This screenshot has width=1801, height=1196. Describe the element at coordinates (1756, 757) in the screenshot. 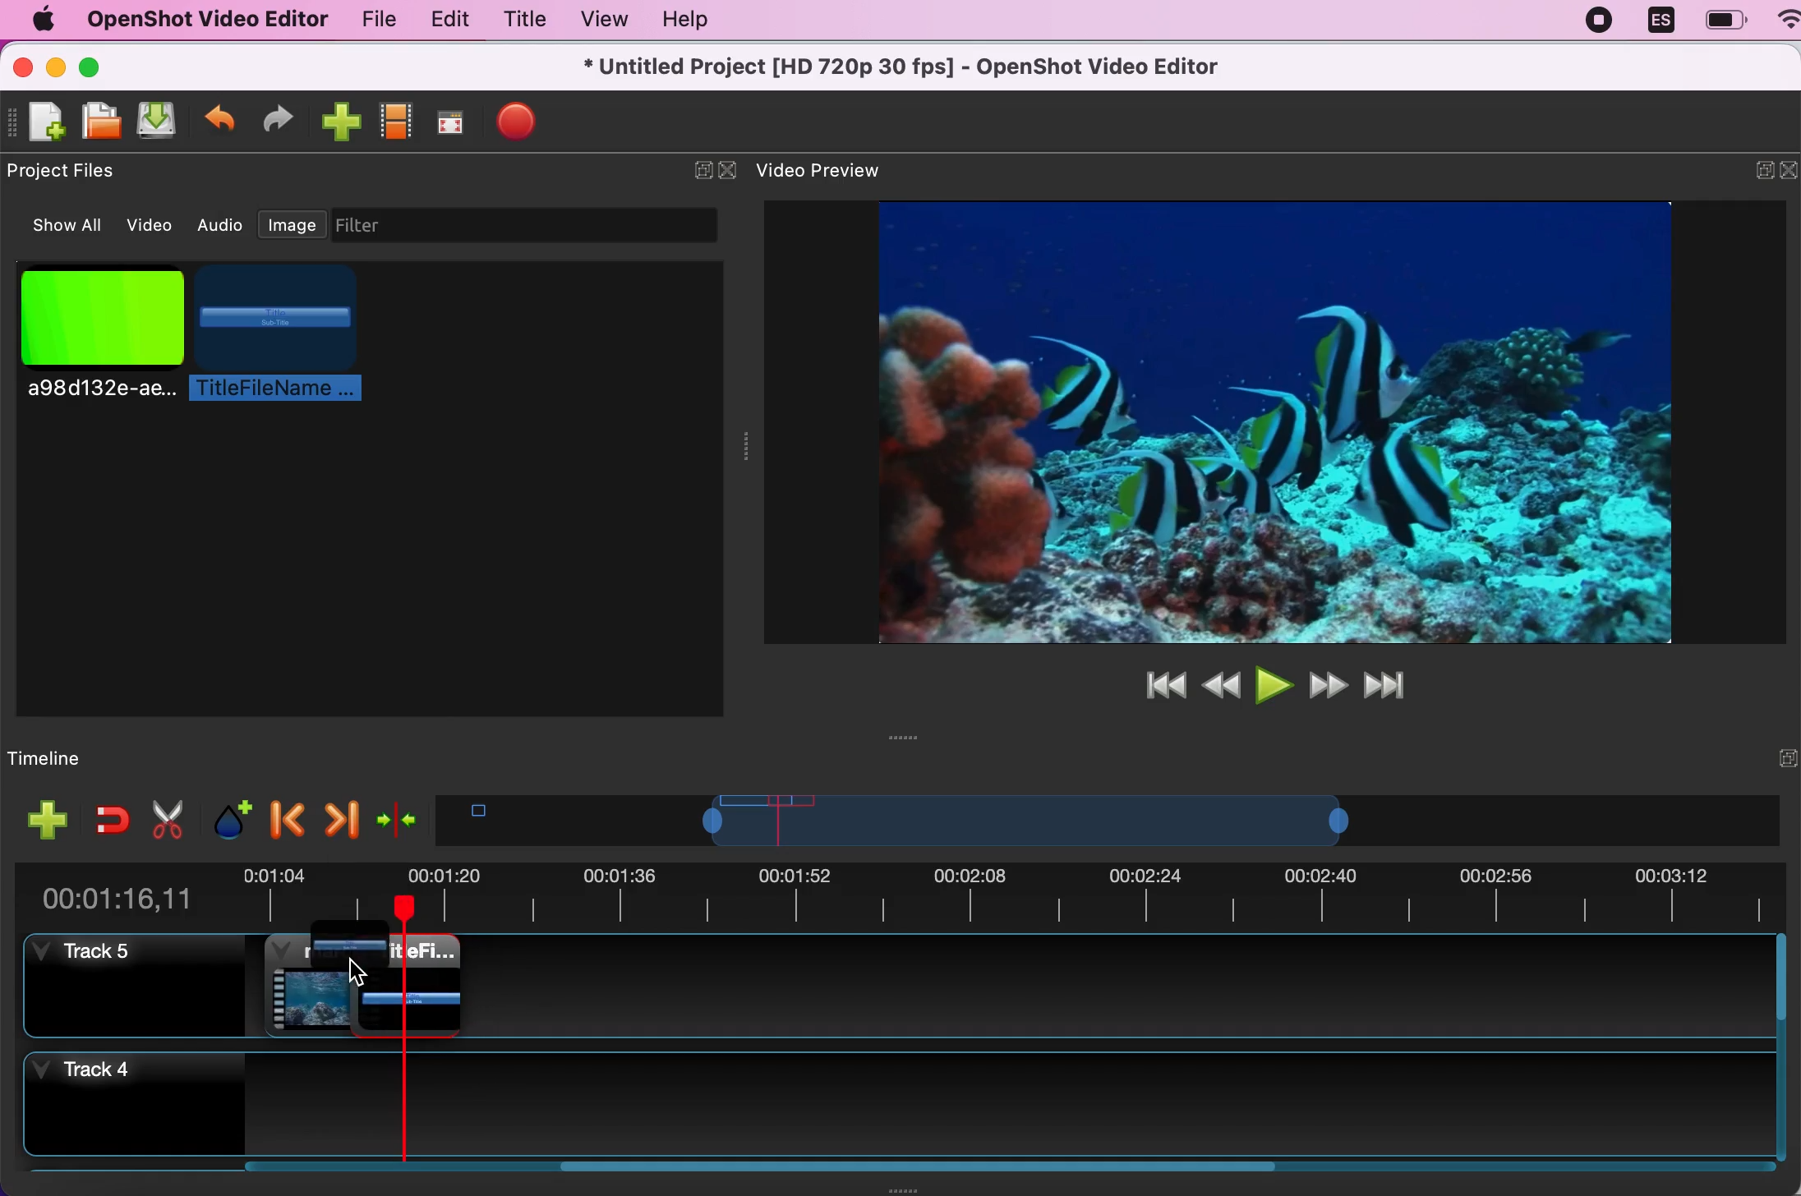

I see `hide/expand` at that location.